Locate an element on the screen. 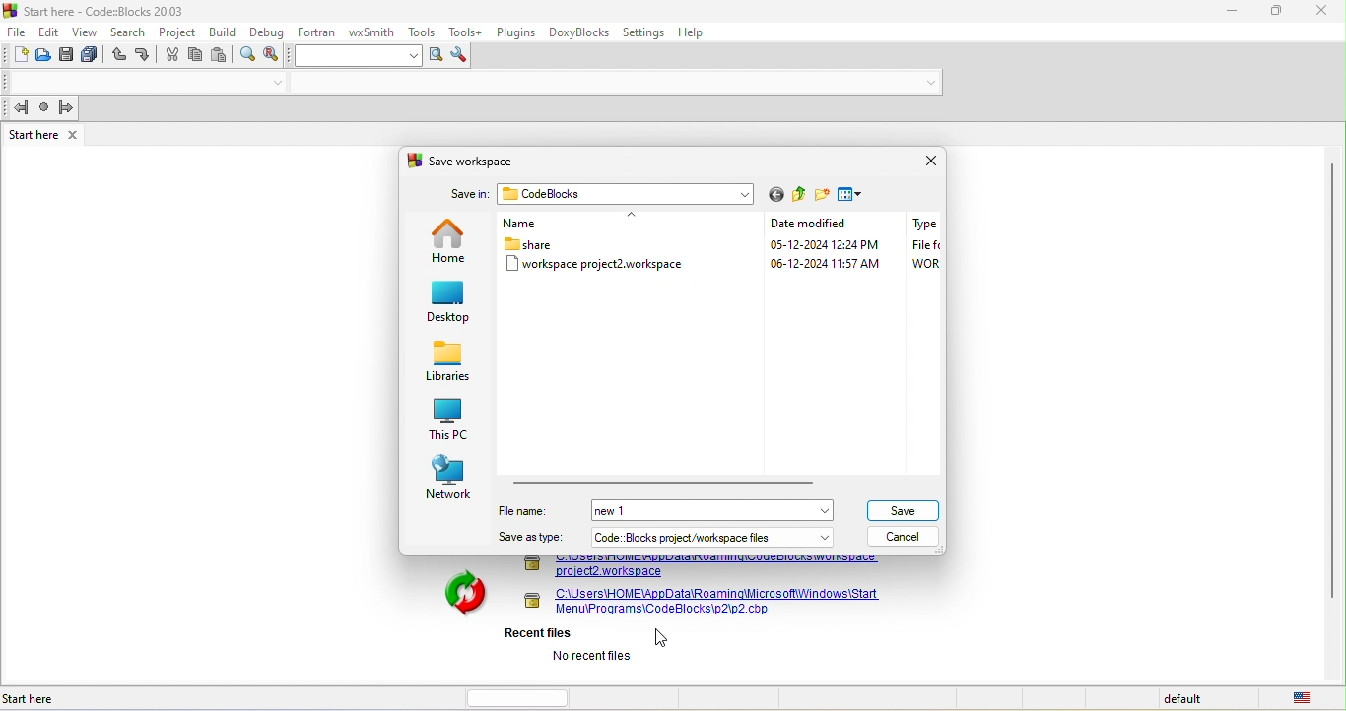 The height and width of the screenshot is (711, 1346). new is located at coordinates (17, 56).